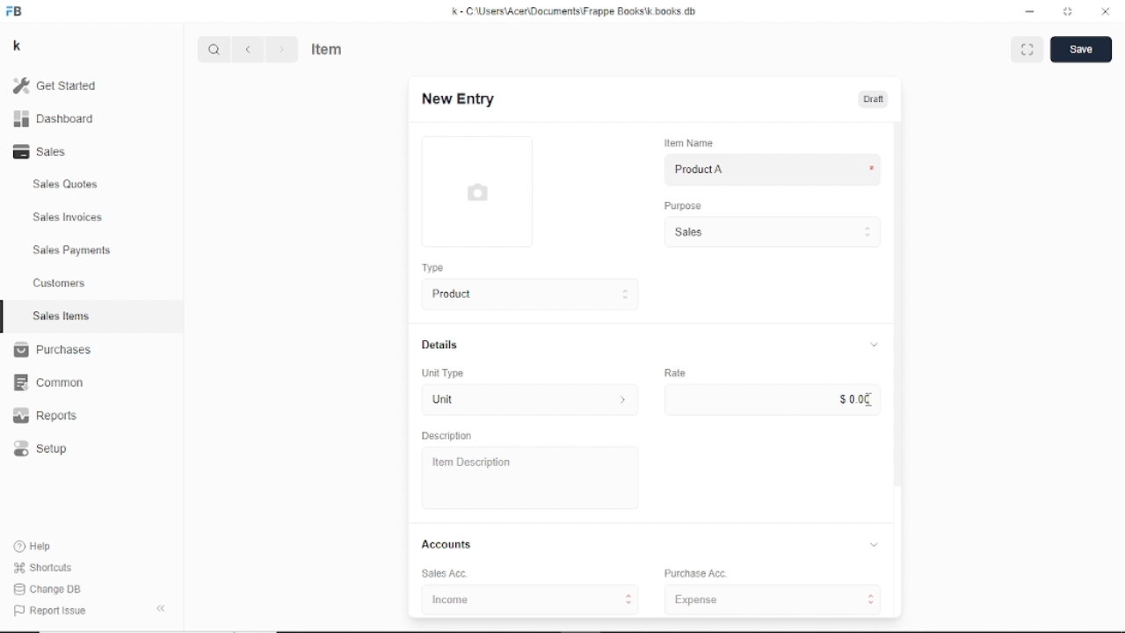 This screenshot has height=633, width=1125. What do you see at coordinates (36, 546) in the screenshot?
I see `Help` at bounding box center [36, 546].